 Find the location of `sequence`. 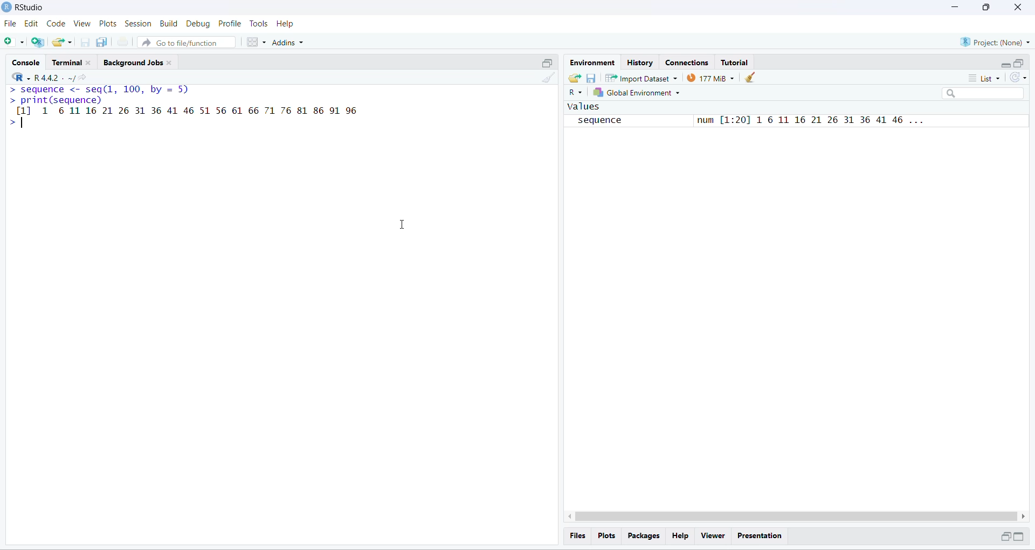

sequence is located at coordinates (604, 121).